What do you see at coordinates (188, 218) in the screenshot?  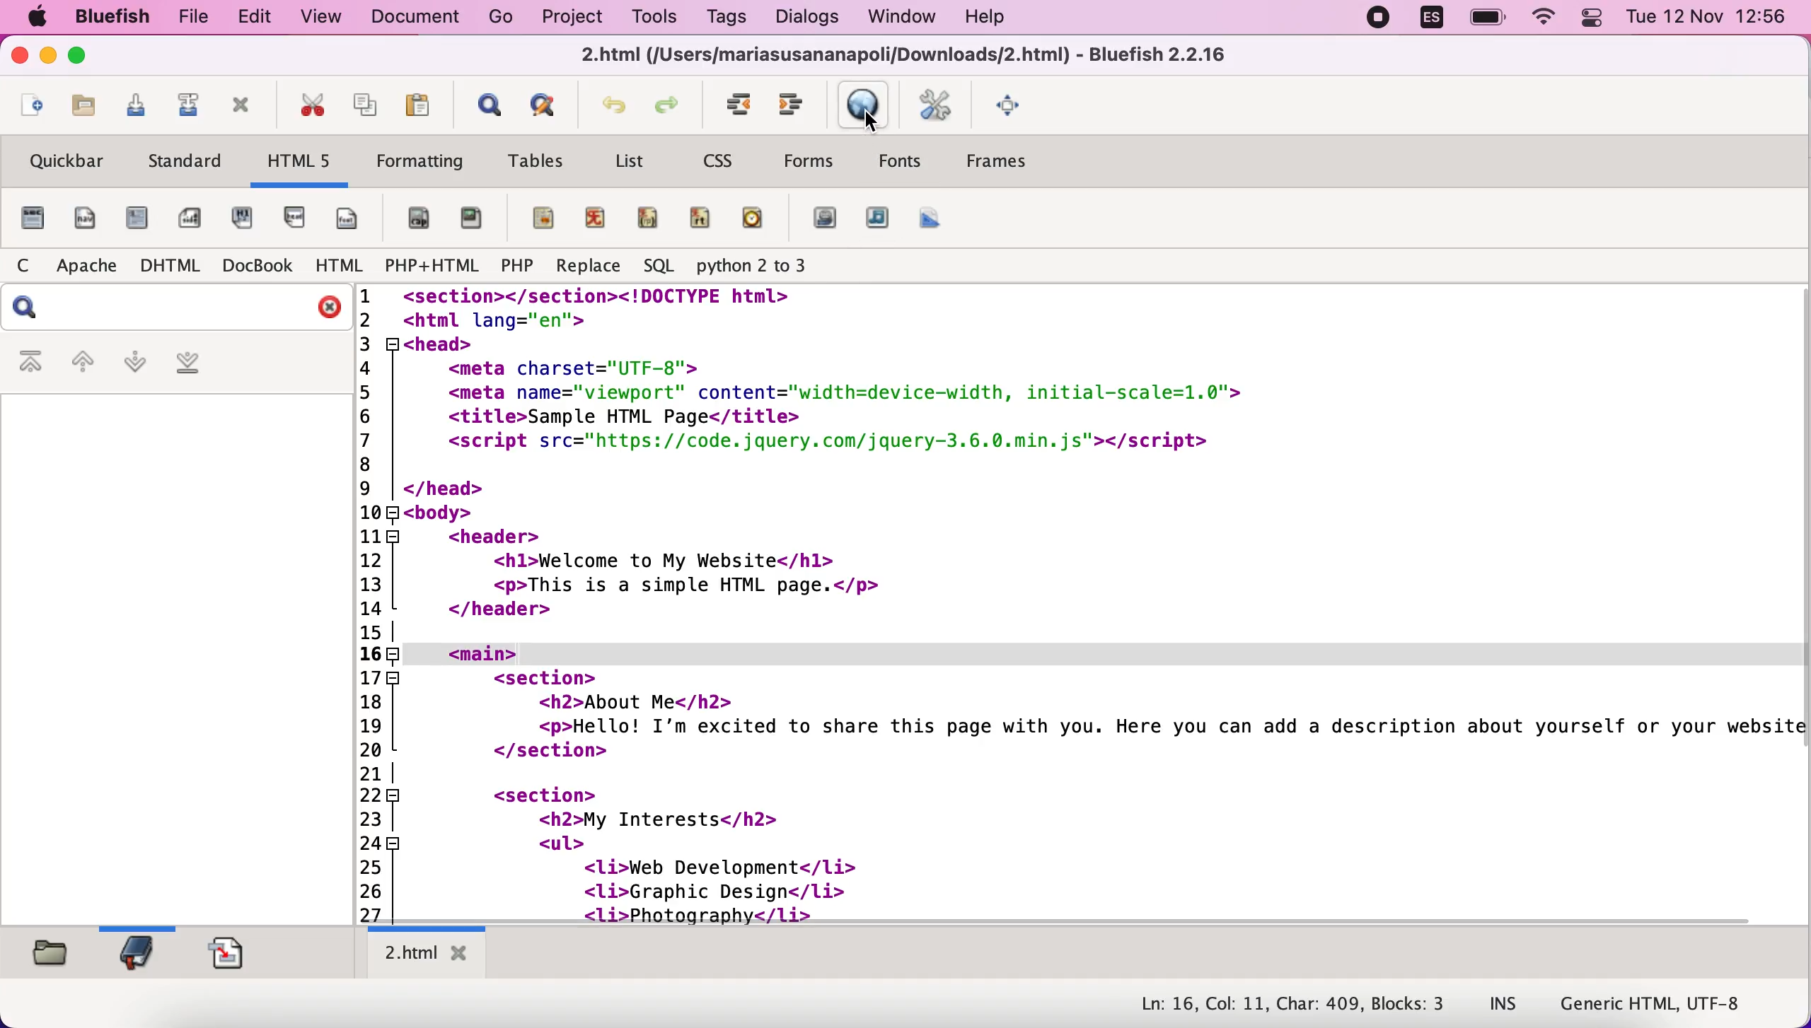 I see `emphasis` at bounding box center [188, 218].